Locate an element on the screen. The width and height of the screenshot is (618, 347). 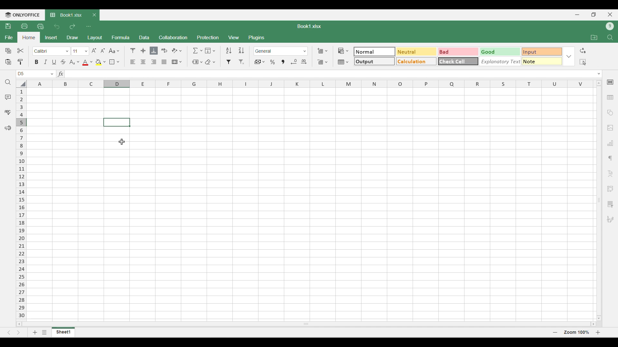
Clear options is located at coordinates (210, 62).